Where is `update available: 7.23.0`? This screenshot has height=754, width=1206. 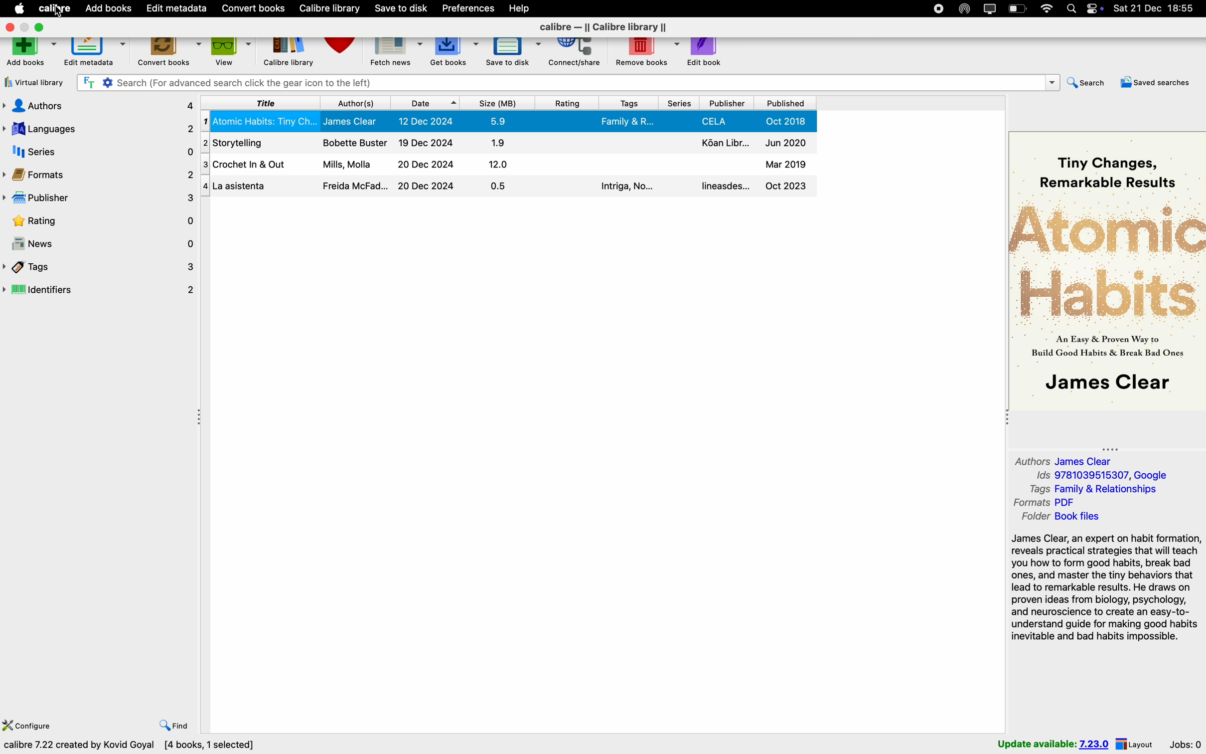
update available: 7.23.0 is located at coordinates (1051, 744).